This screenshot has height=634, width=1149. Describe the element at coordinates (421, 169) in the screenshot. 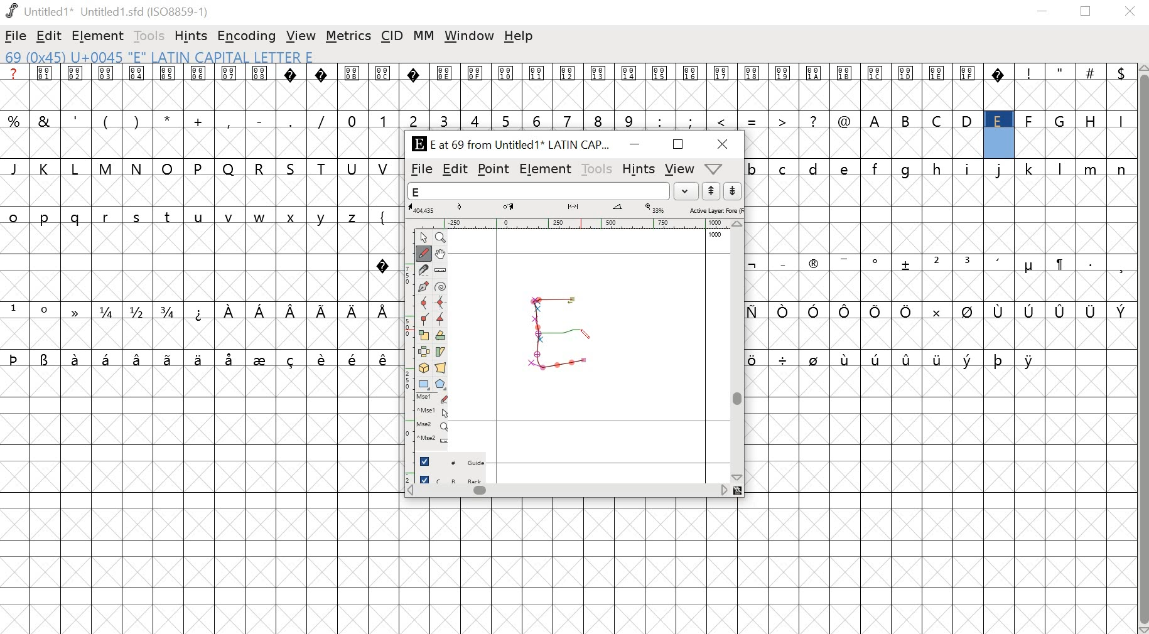

I see `file` at that location.